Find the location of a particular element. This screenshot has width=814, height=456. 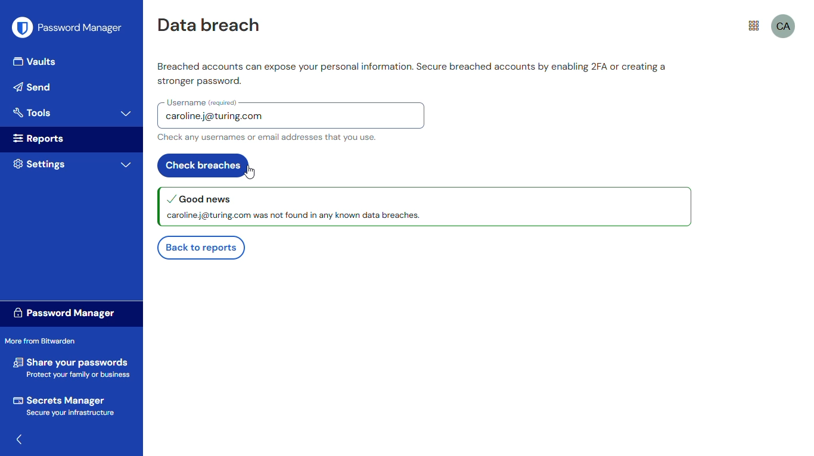

more from bitwarden is located at coordinates (40, 340).